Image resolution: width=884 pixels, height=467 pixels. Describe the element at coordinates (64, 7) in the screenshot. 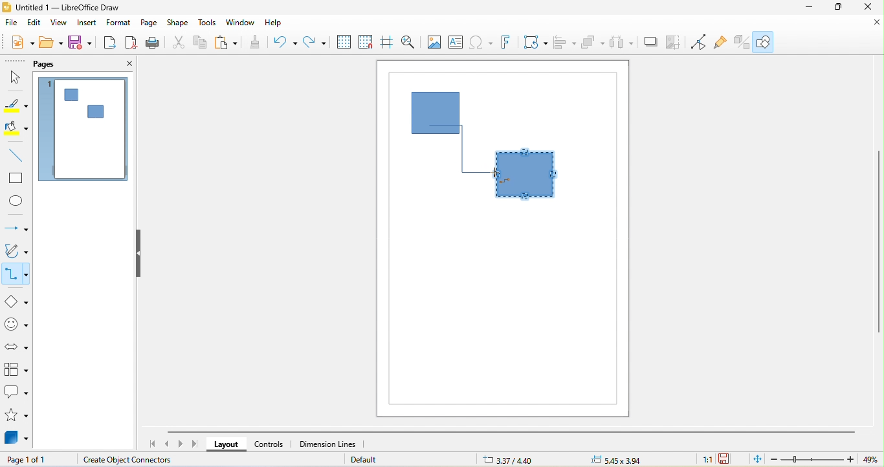

I see `untitled 1-libre office draw` at that location.